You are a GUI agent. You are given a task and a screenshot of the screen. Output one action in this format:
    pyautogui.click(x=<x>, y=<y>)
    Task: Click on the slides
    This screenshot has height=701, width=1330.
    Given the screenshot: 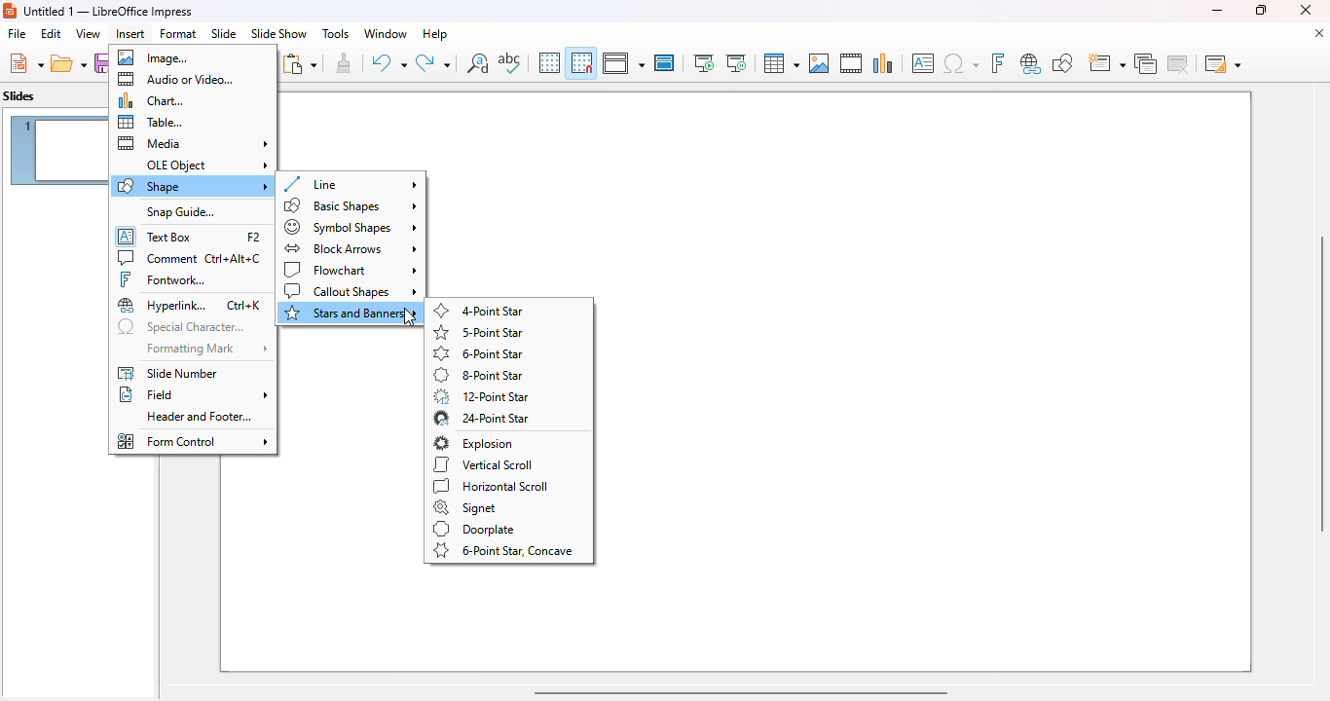 What is the action you would take?
    pyautogui.click(x=19, y=96)
    